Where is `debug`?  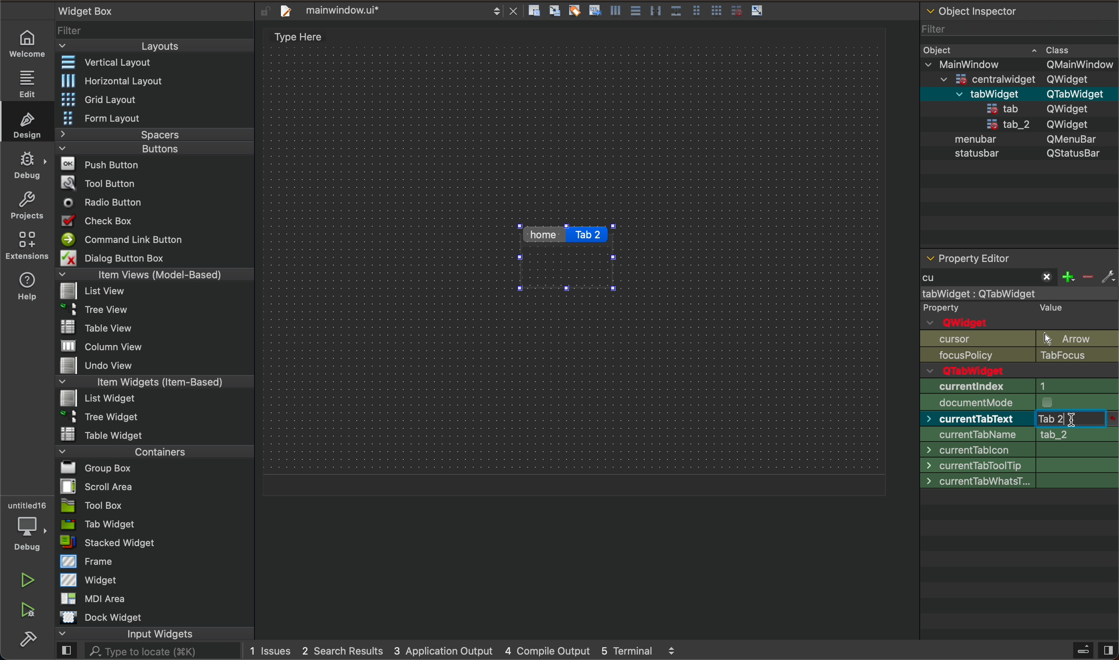 debug is located at coordinates (28, 164).